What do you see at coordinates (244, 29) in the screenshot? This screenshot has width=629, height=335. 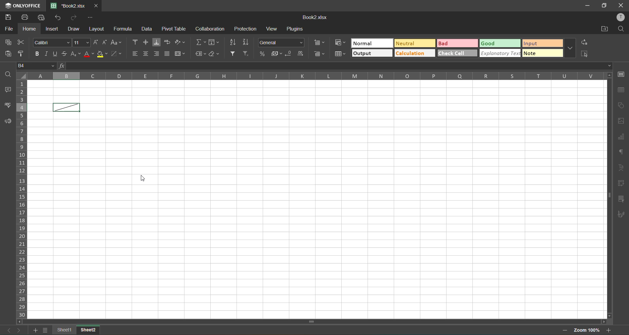 I see `protection` at bounding box center [244, 29].